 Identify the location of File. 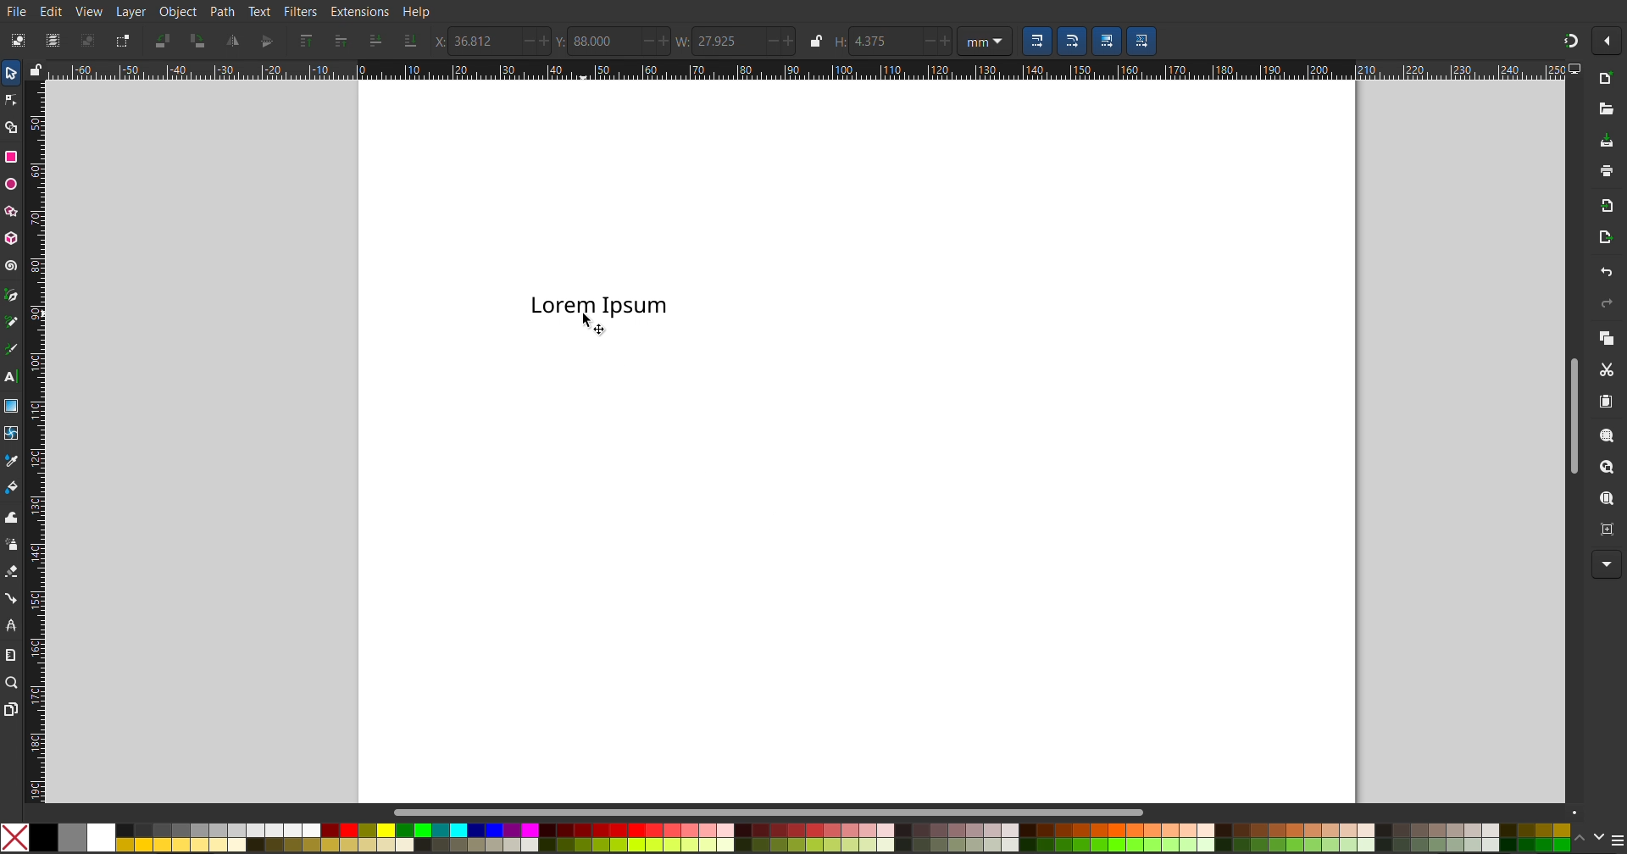
(19, 10).